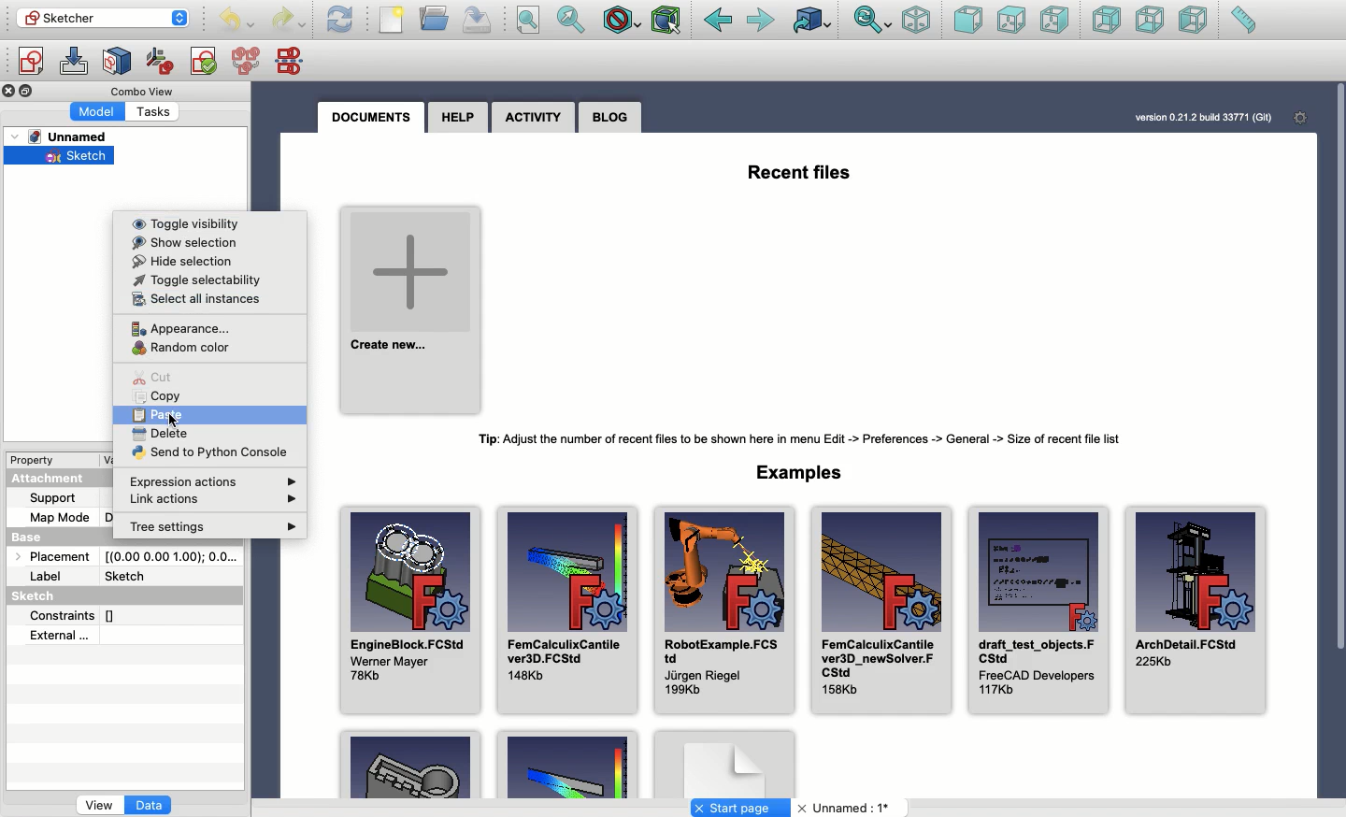 Image resolution: width=1346 pixels, height=817 pixels. What do you see at coordinates (809, 439) in the screenshot?
I see `Tip: Adjust the number of recent files to be shown here in menu Edit -> Preferences -> General -> Size of recent file list` at bounding box center [809, 439].